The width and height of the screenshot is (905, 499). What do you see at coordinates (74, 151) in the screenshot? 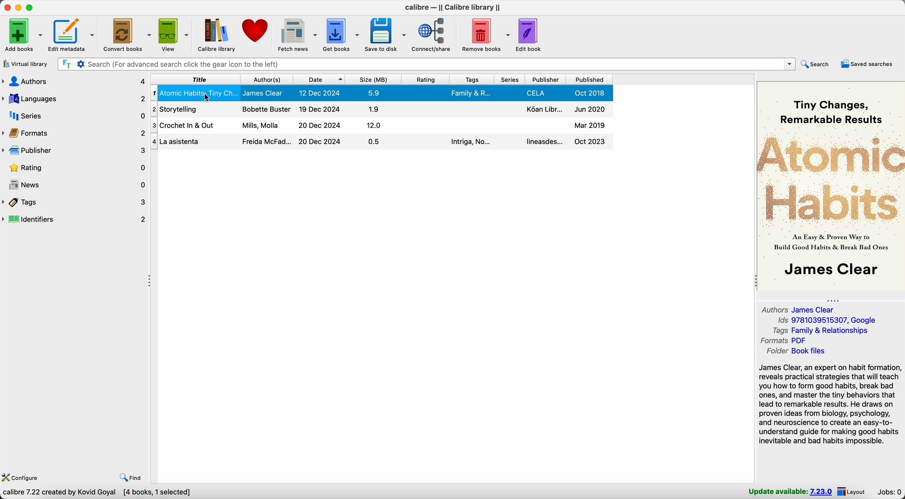
I see `publisher` at bounding box center [74, 151].